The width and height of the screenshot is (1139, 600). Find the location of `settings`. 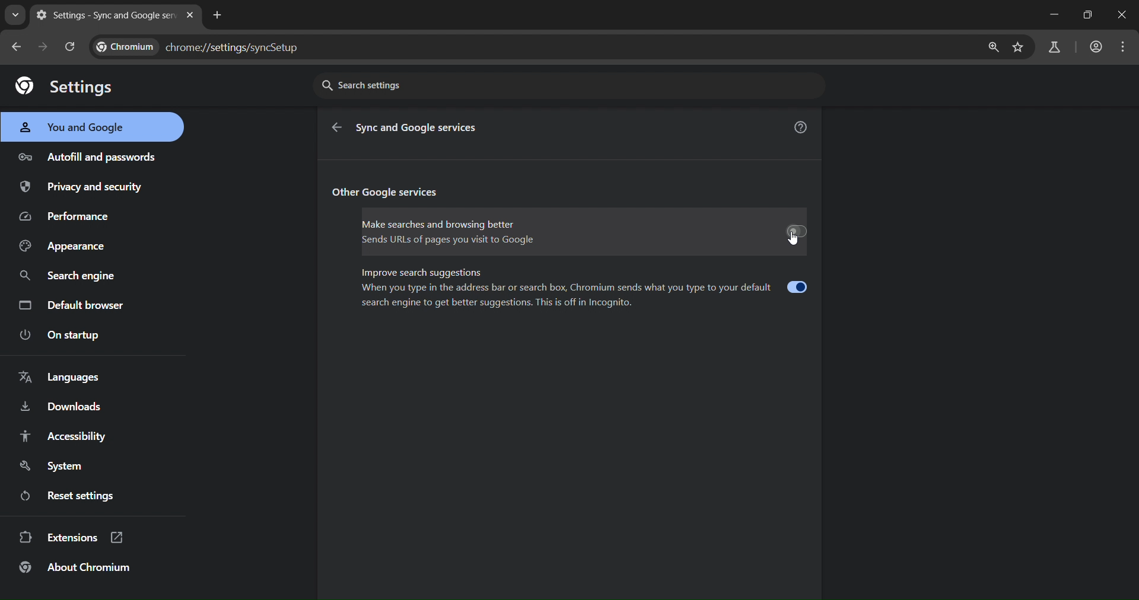

settings is located at coordinates (65, 86).